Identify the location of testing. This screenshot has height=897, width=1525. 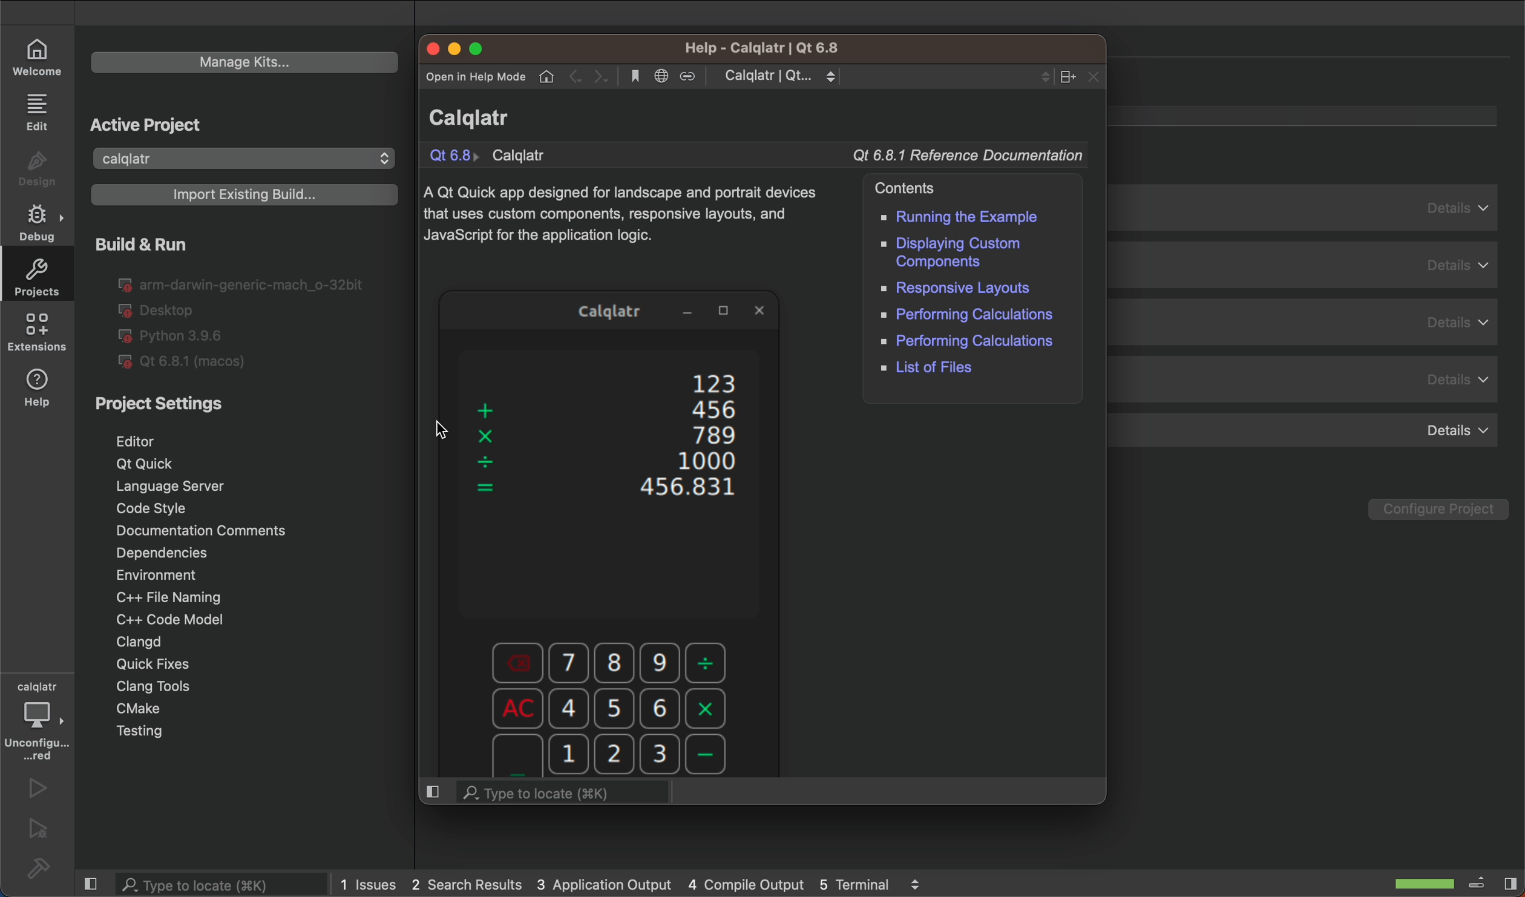
(147, 734).